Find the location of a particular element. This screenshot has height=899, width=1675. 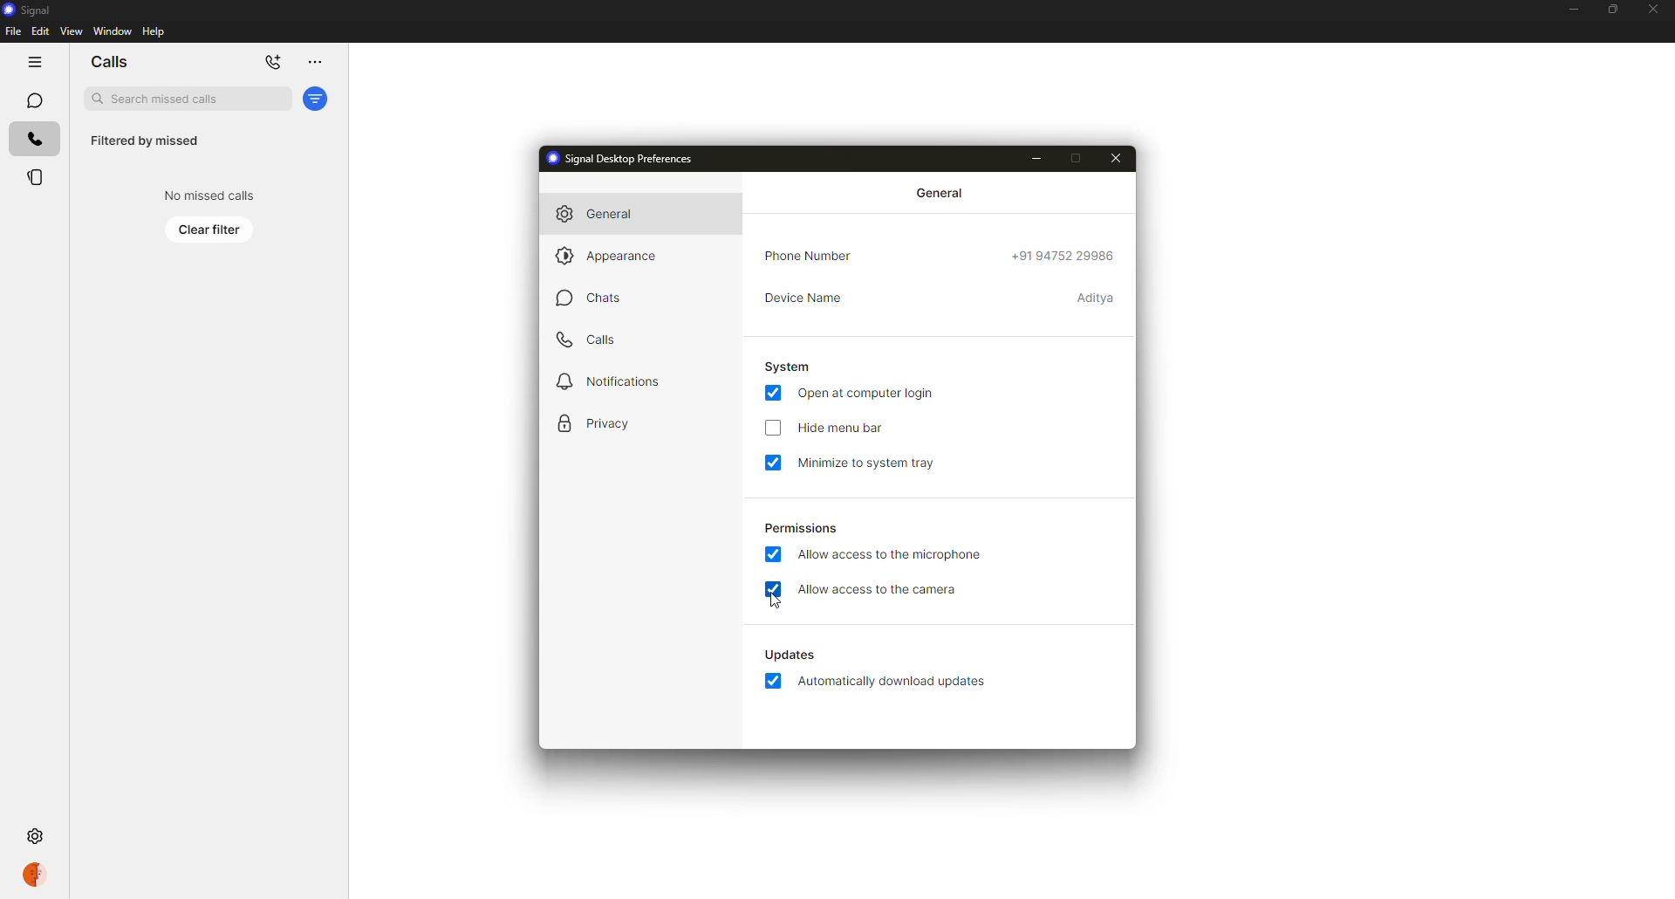

minimize to system tray is located at coordinates (869, 463).